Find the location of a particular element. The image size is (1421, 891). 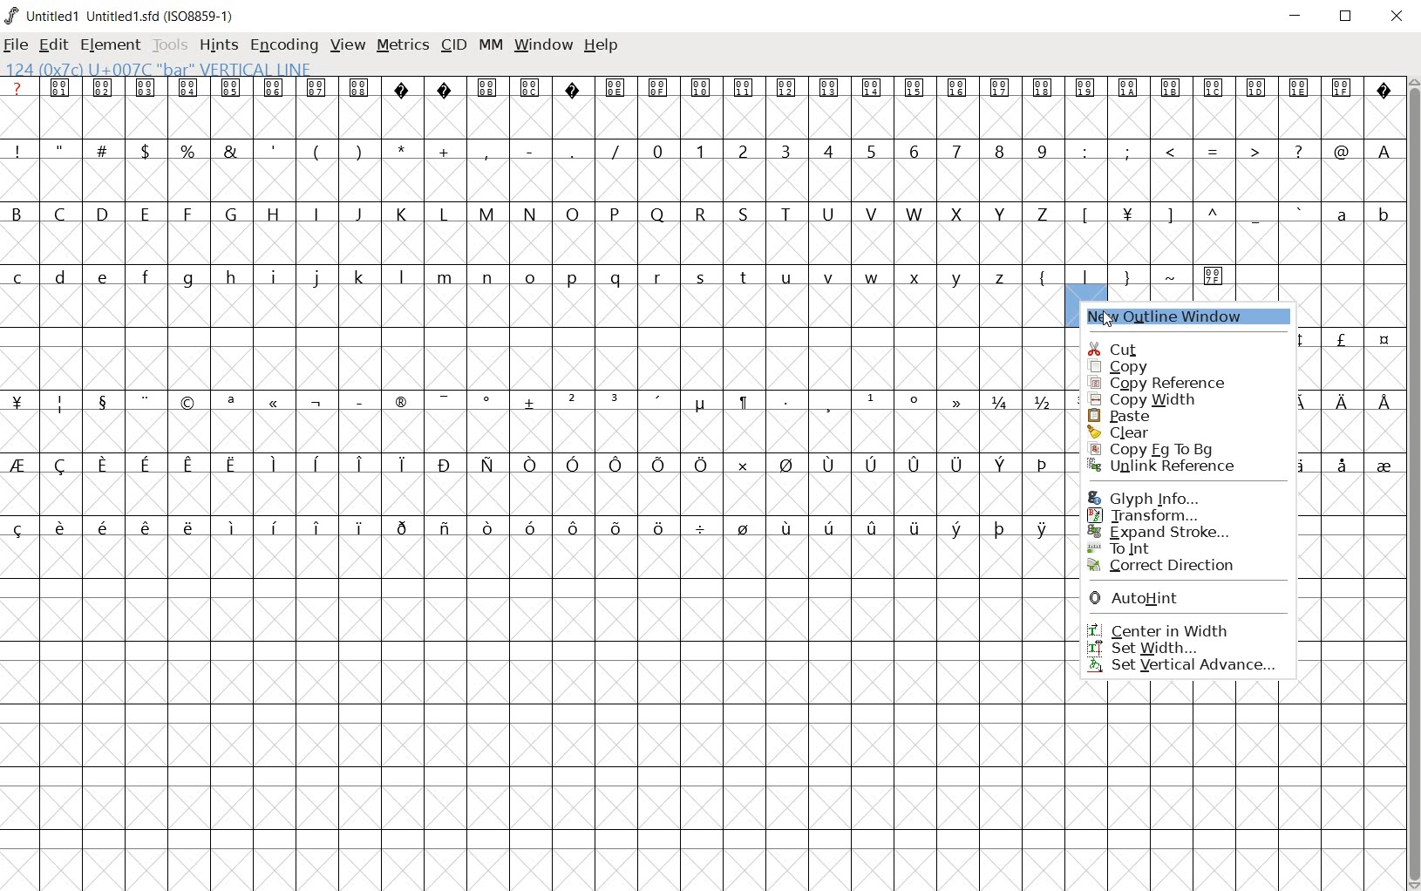

cid is located at coordinates (453, 45).